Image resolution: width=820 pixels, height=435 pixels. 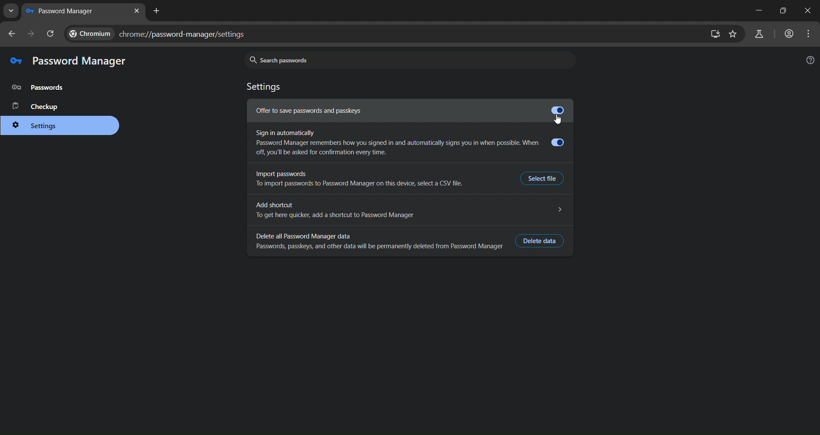 What do you see at coordinates (35, 106) in the screenshot?
I see `checkup` at bounding box center [35, 106].